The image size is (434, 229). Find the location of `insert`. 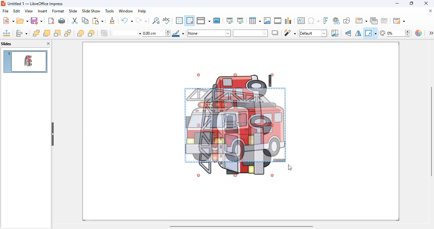

insert is located at coordinates (43, 11).